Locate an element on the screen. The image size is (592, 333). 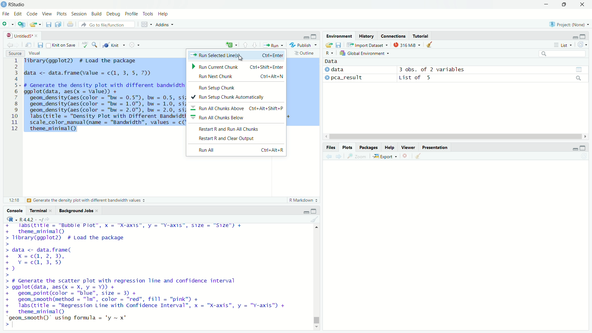
Restart R and Run All Chunks is located at coordinates (236, 129).